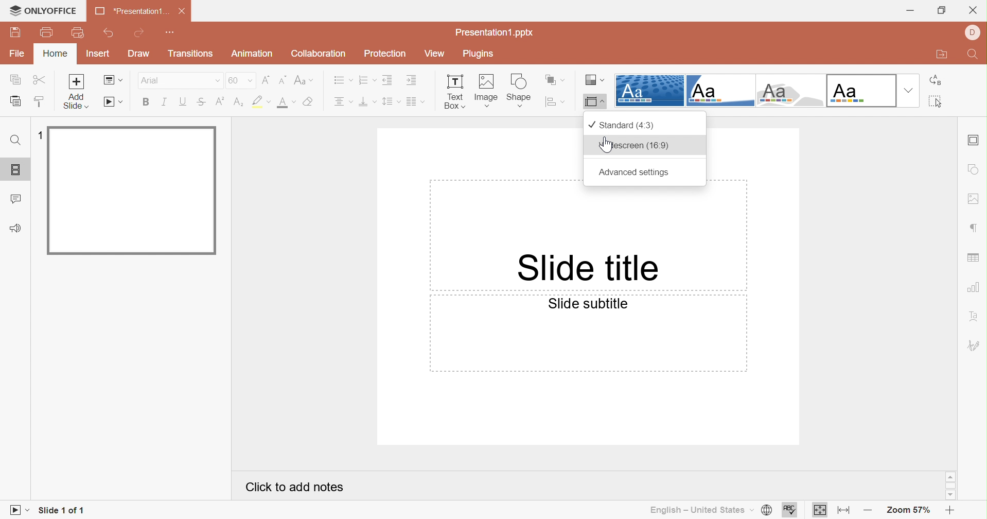 This screenshot has height=519, width=987. I want to click on Change slide layout, so click(113, 79).